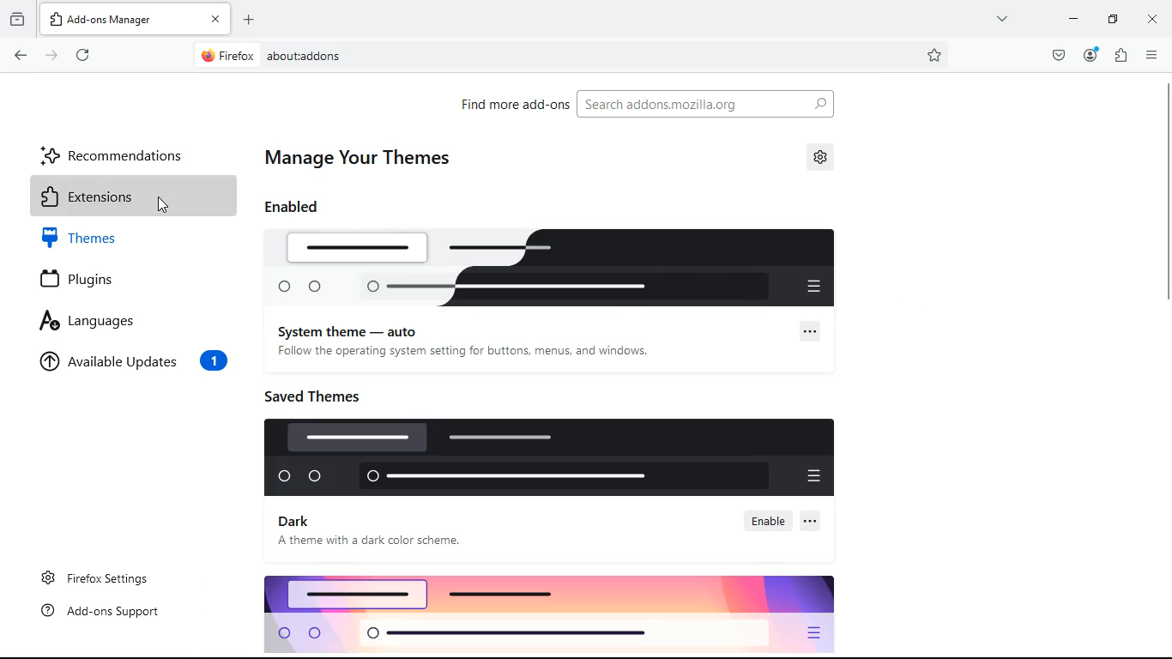  Describe the element at coordinates (811, 331) in the screenshot. I see `more` at that location.